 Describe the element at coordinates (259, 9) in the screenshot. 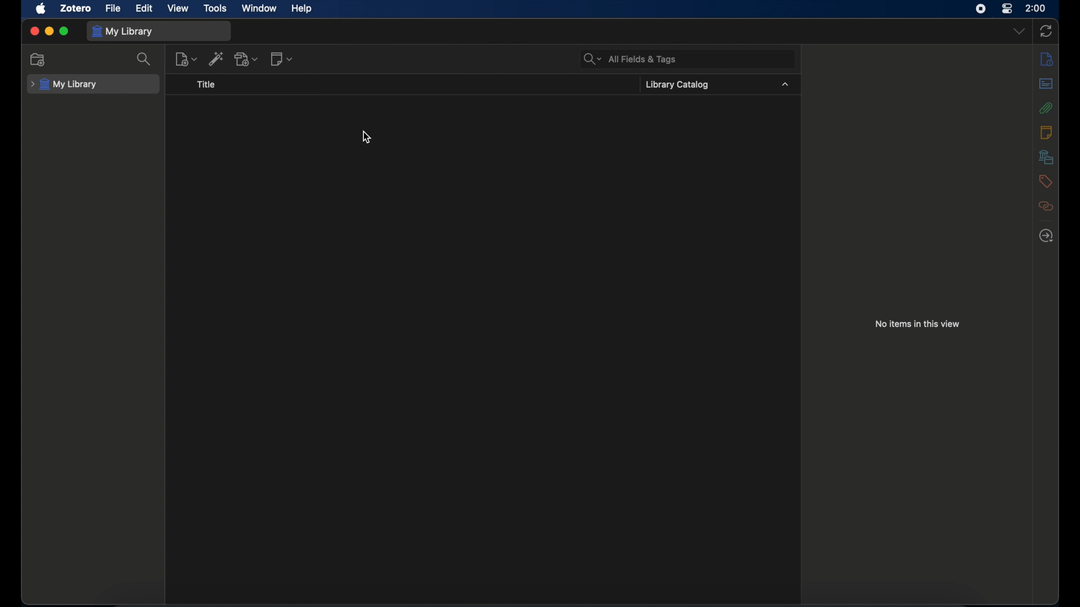

I see `window` at that location.